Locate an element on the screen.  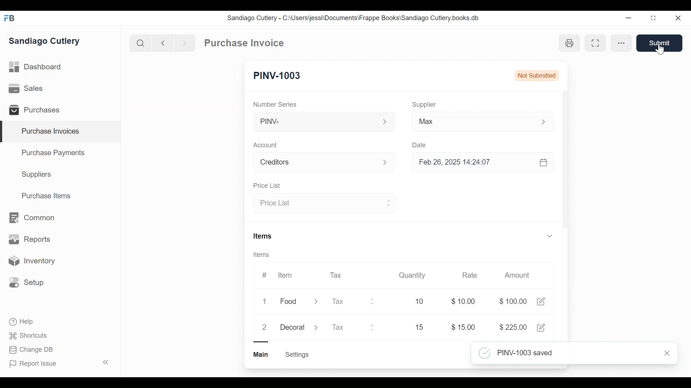
# is located at coordinates (265, 275).